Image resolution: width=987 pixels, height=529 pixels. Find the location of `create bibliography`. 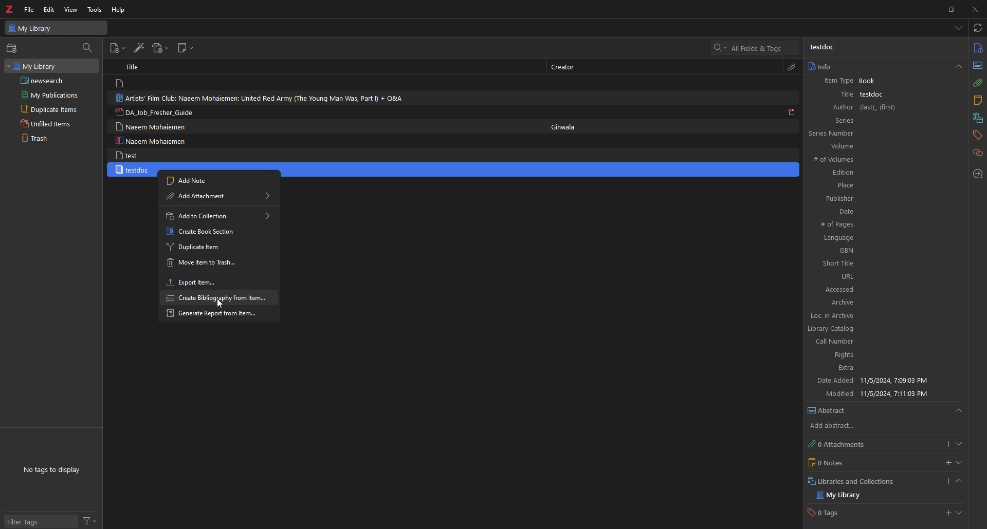

create bibliography is located at coordinates (218, 297).